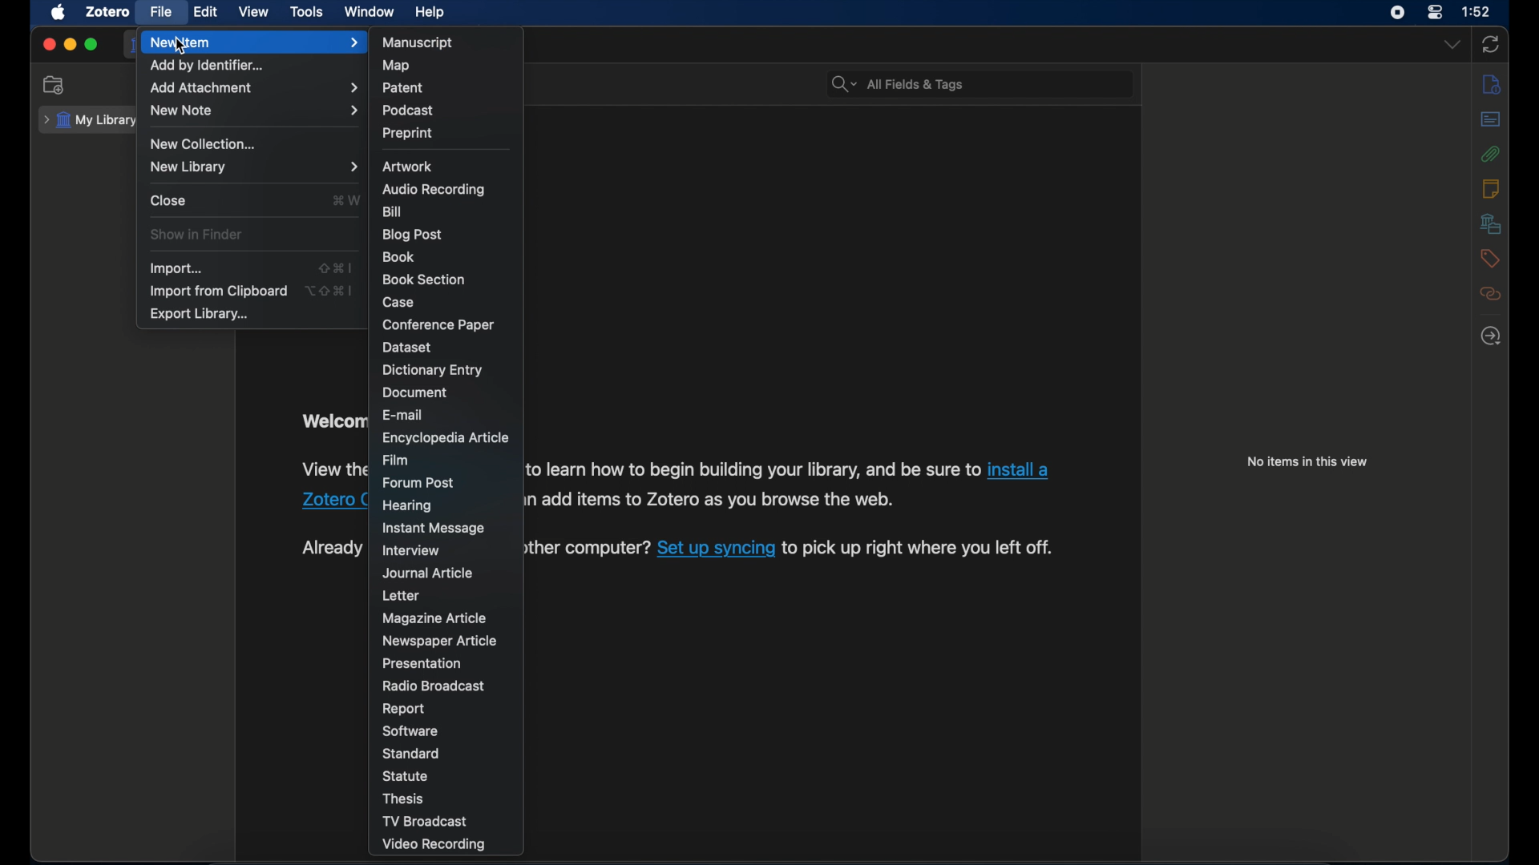 This screenshot has width=1539, height=865. Describe the element at coordinates (407, 111) in the screenshot. I see `podcast` at that location.